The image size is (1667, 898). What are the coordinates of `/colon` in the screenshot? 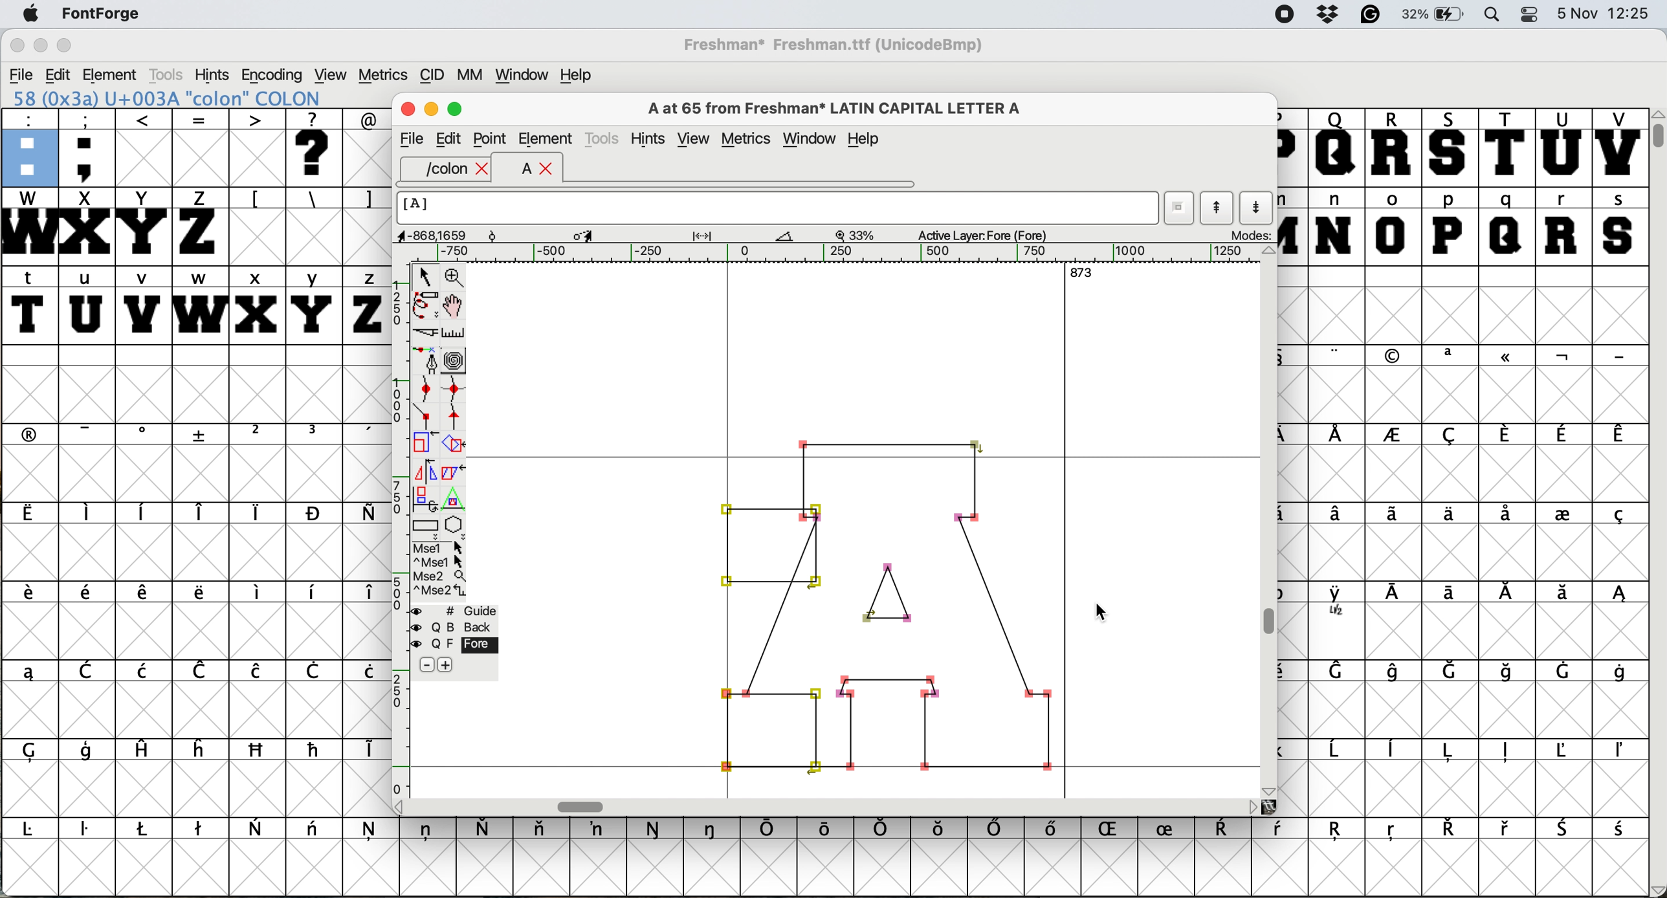 It's located at (437, 170).